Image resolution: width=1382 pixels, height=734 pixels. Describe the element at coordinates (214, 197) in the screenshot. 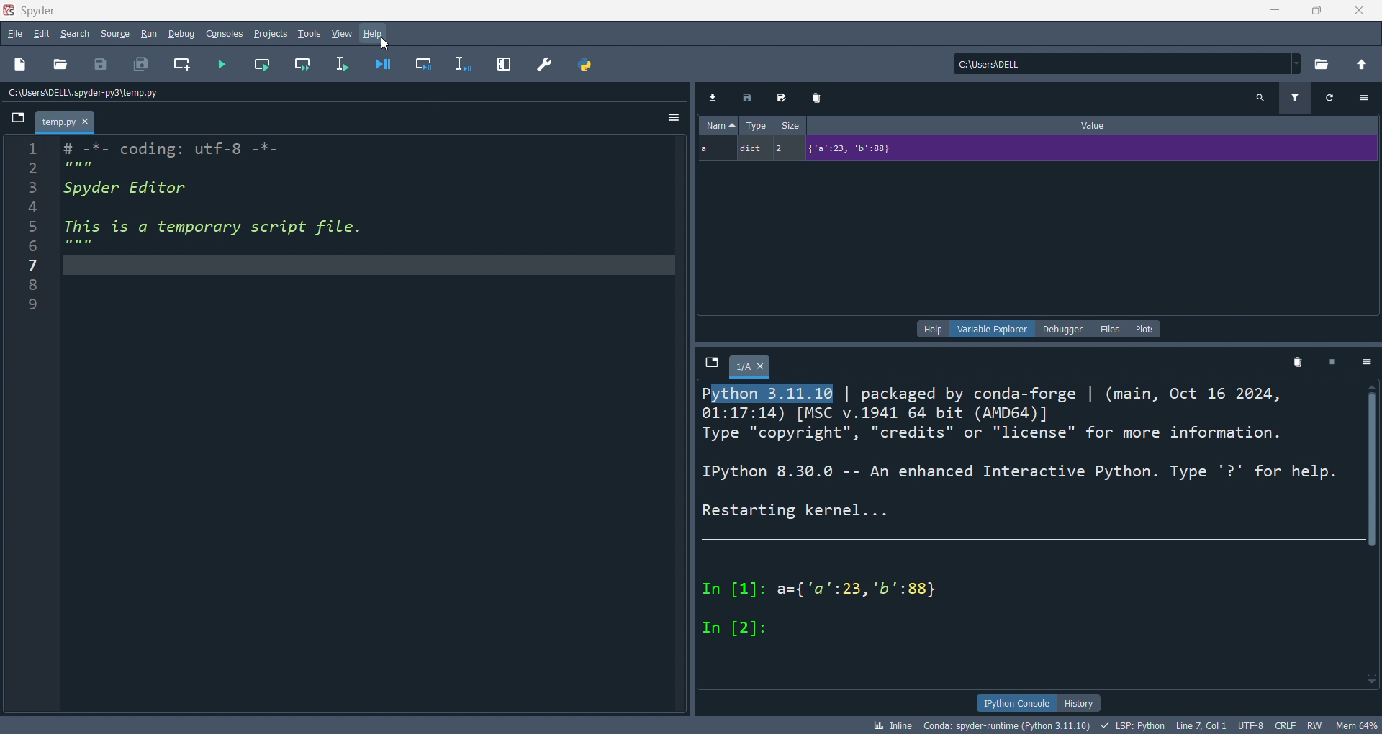

I see `coding: utf-8 -*-Spyder Editors This is a temporary script file.` at that location.